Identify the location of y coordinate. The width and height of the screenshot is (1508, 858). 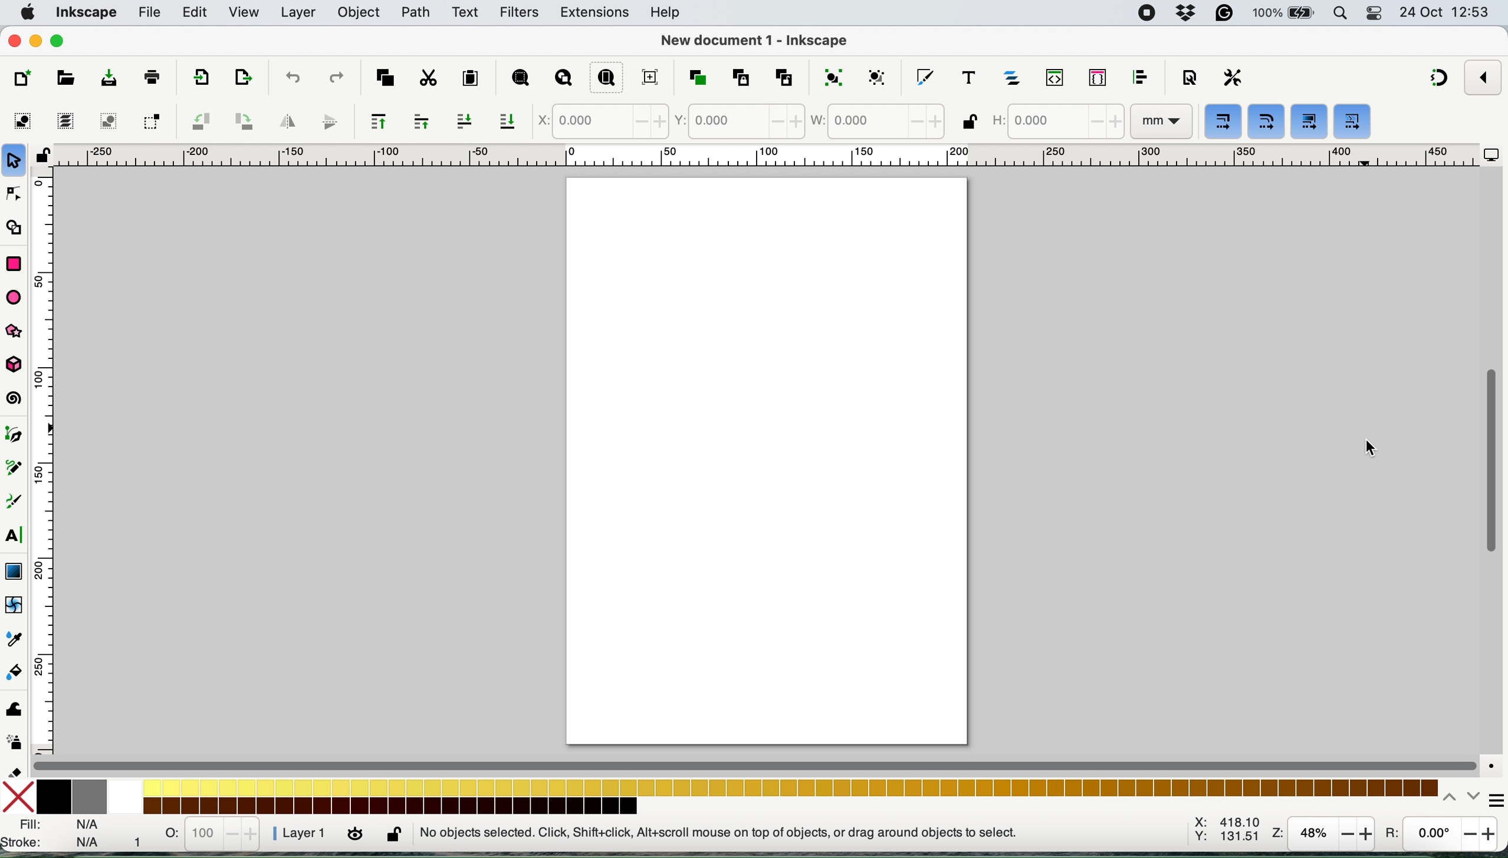
(740, 121).